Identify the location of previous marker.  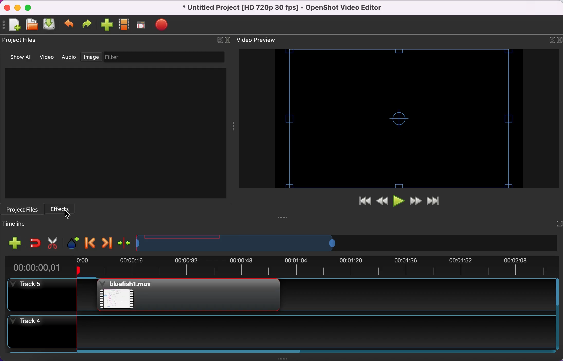
(89, 242).